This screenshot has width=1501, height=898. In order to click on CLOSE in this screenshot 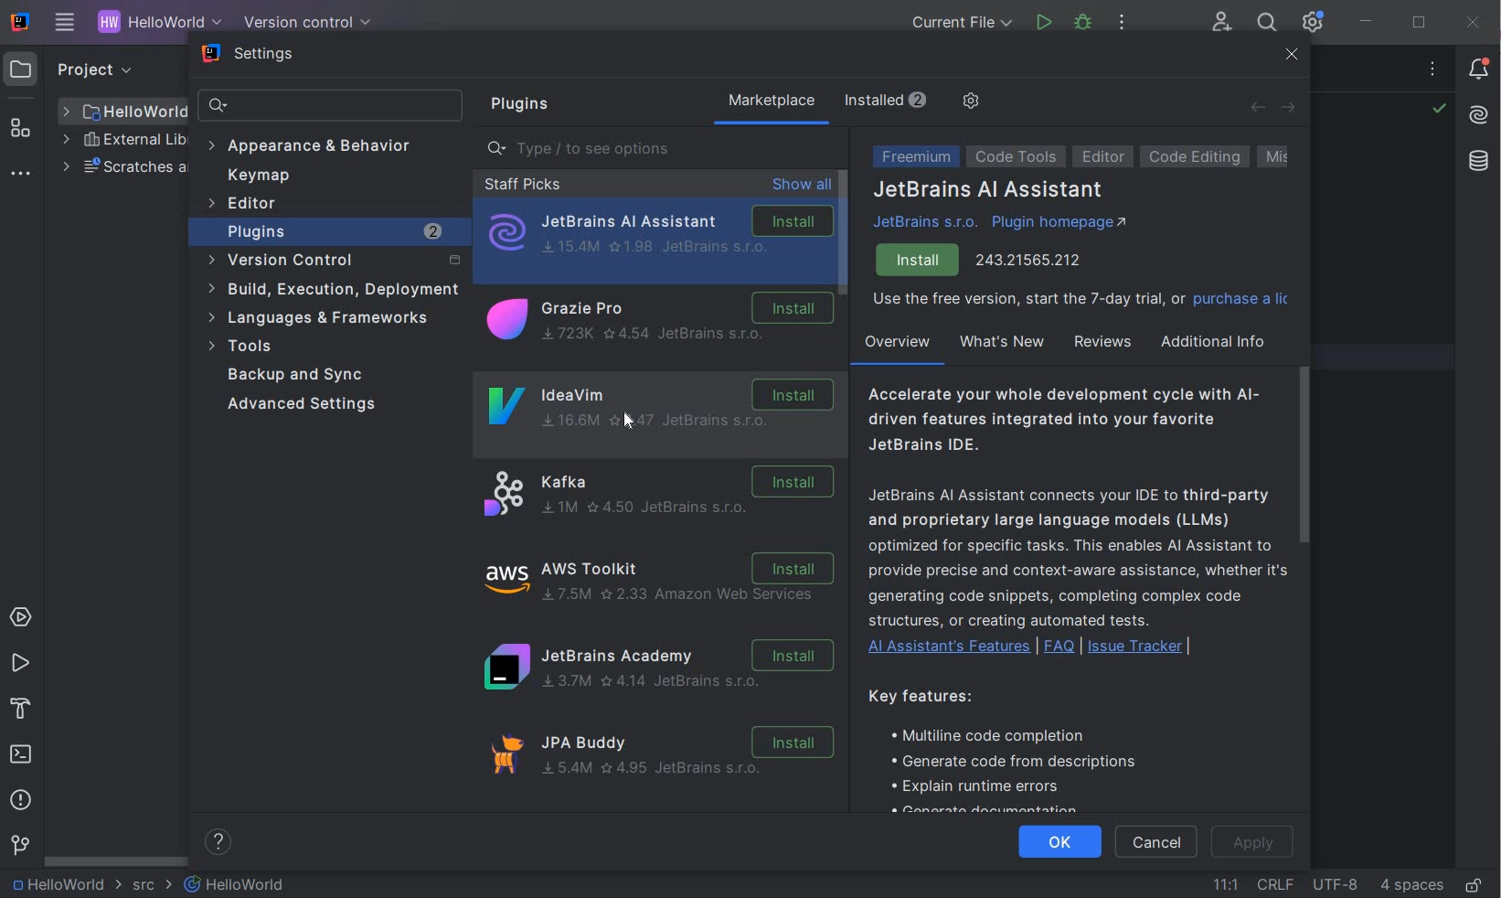, I will do `click(1474, 22)`.